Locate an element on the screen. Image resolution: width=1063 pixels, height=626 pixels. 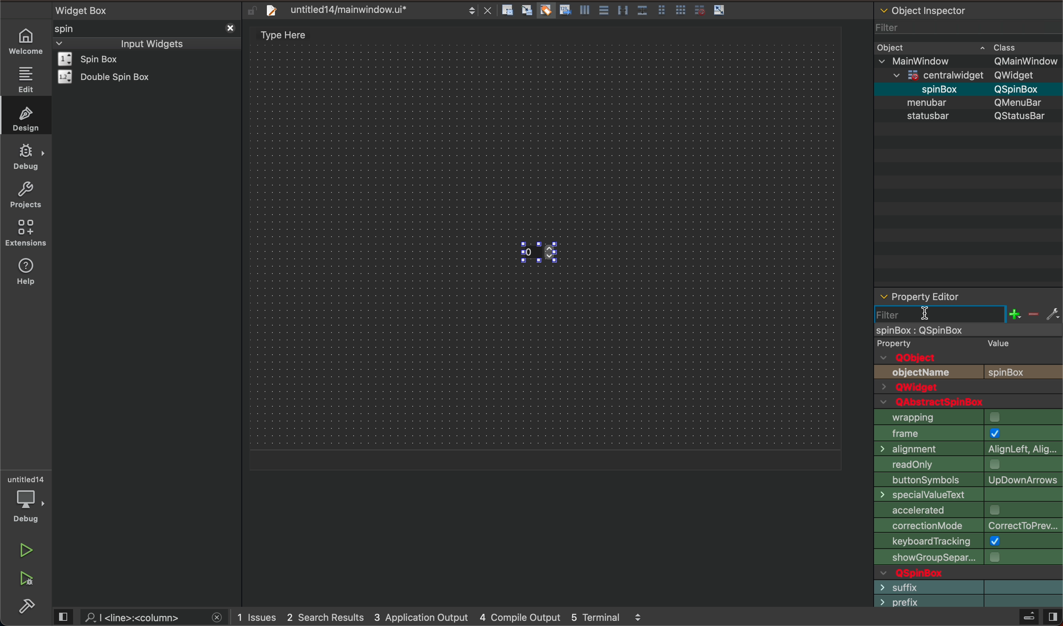
text is located at coordinates (937, 571).